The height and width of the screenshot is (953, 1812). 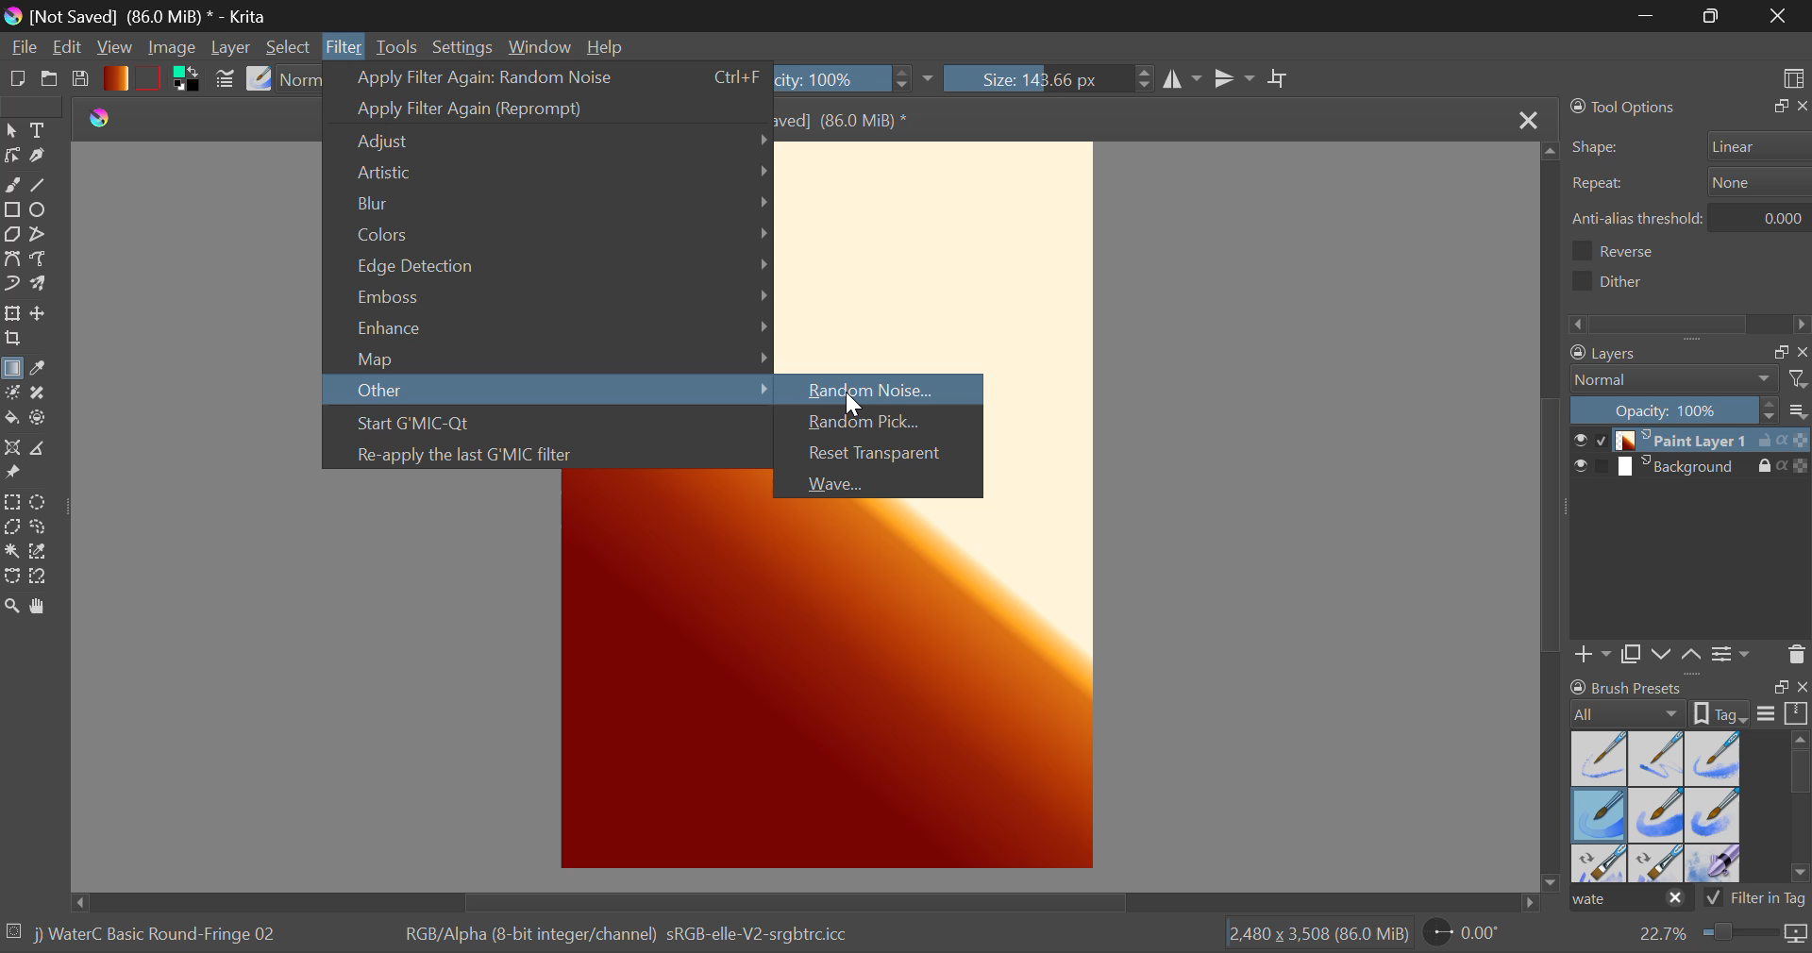 What do you see at coordinates (11, 259) in the screenshot?
I see `Bezier Curve` at bounding box center [11, 259].